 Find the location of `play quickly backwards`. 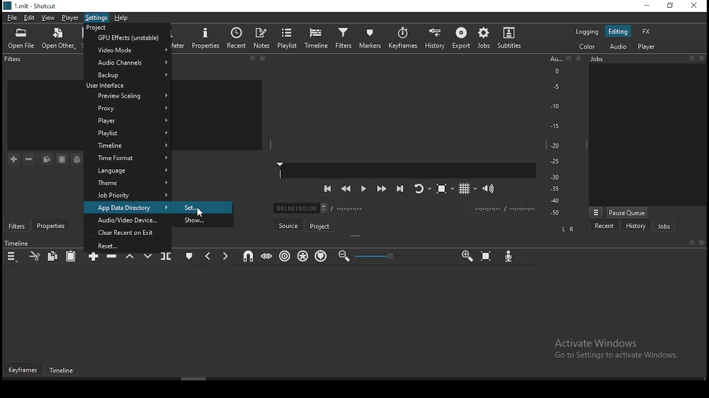

play quickly backwards is located at coordinates (346, 190).